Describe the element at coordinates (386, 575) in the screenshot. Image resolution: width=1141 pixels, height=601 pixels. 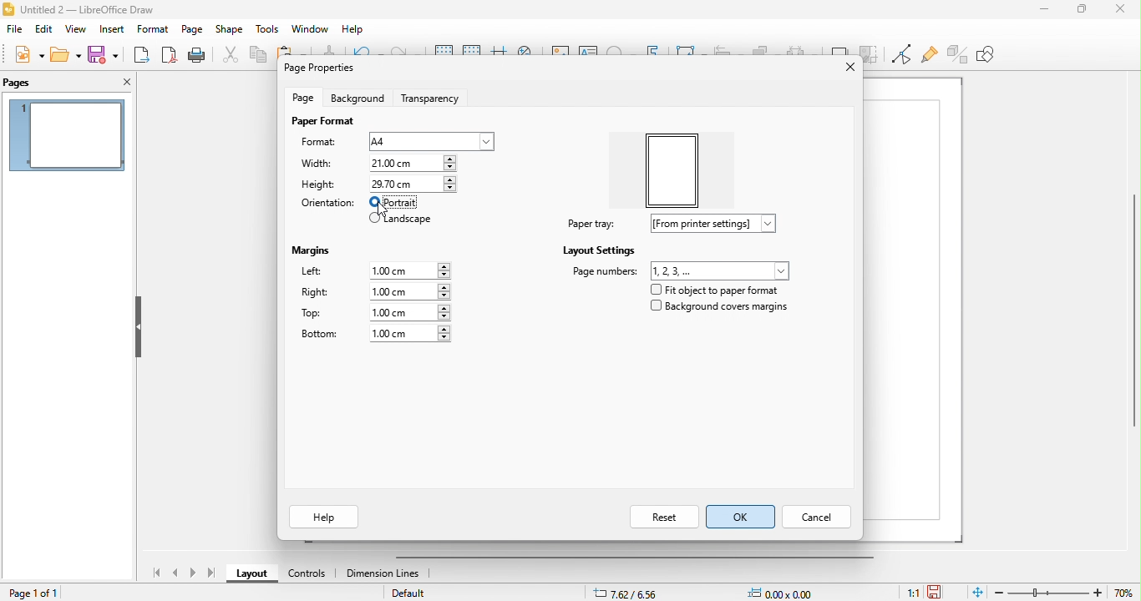
I see `dimension lines` at that location.